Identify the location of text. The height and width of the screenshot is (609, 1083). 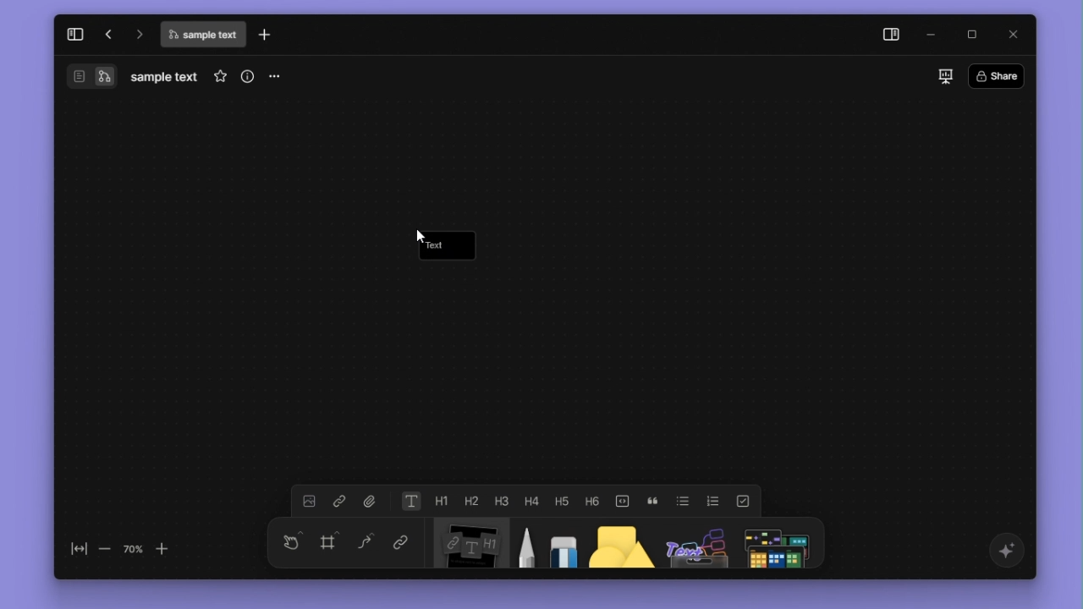
(437, 246).